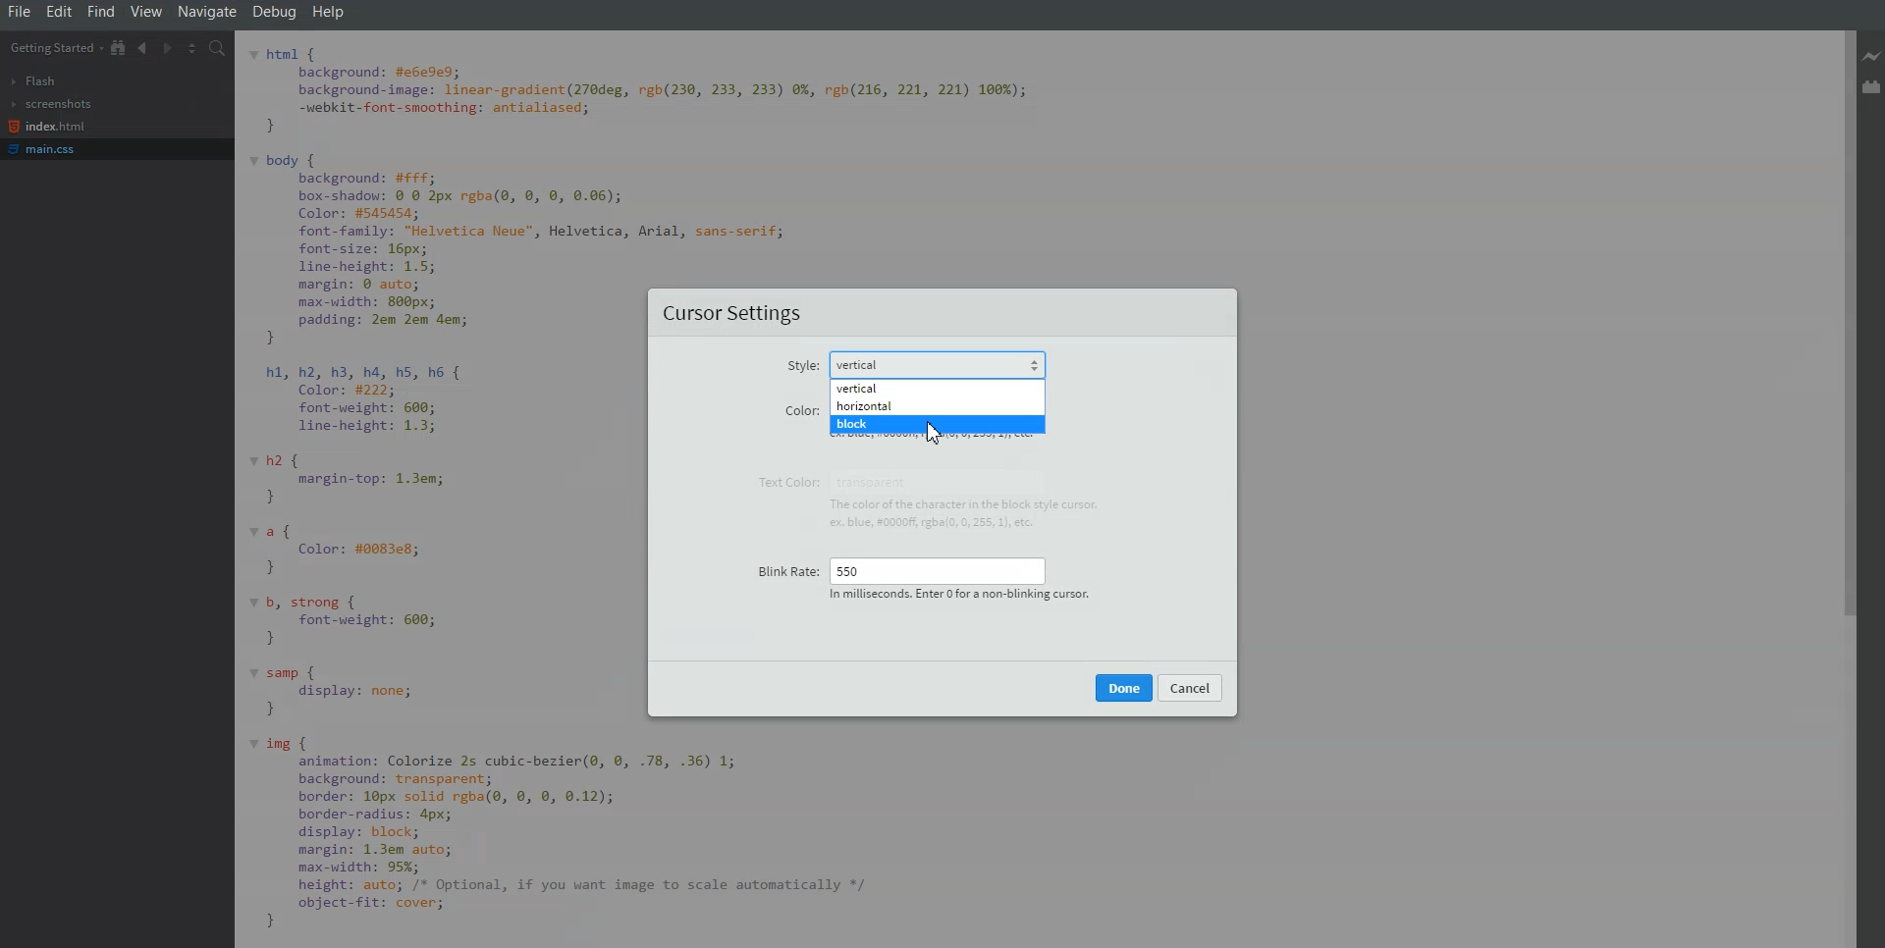 The width and height of the screenshot is (1885, 948). What do you see at coordinates (447, 493) in the screenshot?
I see `html {
background: #e6e9e9;
background-image: linear-gradient(270deg, rgb(230, 233, 233) 0%, rgb(216, 221, 221) 166%);
-webkit-font-smoothing: antialiased;
}
body {
background: #££F;
box-shadow: © @ 2px rgba(@, 0, 8, 0.06);
Color: #545454;
font-family: "Helvetica Neue", Helvetica, Arial, sans-serif;
font-size: 16px;
line-height: 1.5;
margin: 8 auto;
max-width: 808px;
padding: 2em 2em dem;
}
h1, h2, h3, ha, hs, h6 {
Color: #222;
font-weight: 600;
line-height: 1.3;
h2 {
margin-top: 1.3em;
}
raf
Color: #0083e8;
}
/ b, strong {
font-weight: 600;
}
samp {
display: none;
}
ing {
animation: Colorize 2s cubic-bezier(®, 0, .78, .36) 1;
background: transparent;
border: 10px solid rgba(e, 0, 8, 0.12);
border-radius: 4px;
display: block;
margin: 1.3em auto;
max-width: 95%;
height: auto; /* Optional, if you want image to scale automatically */
object-fit: cover;
}` at bounding box center [447, 493].